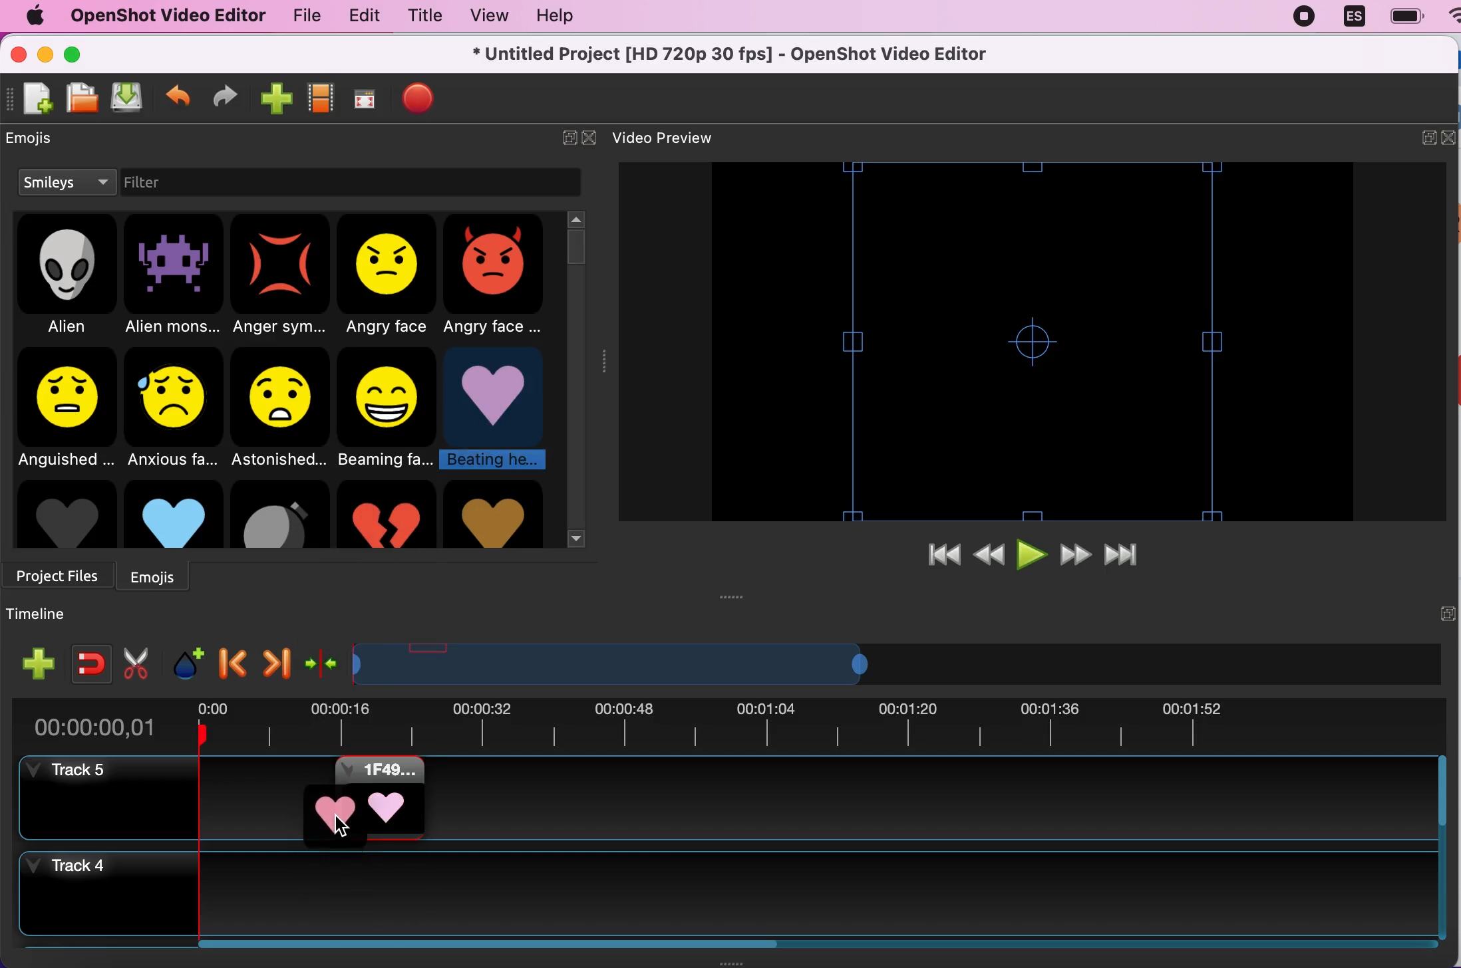 The image size is (1461, 968). What do you see at coordinates (31, 104) in the screenshot?
I see `new file` at bounding box center [31, 104].